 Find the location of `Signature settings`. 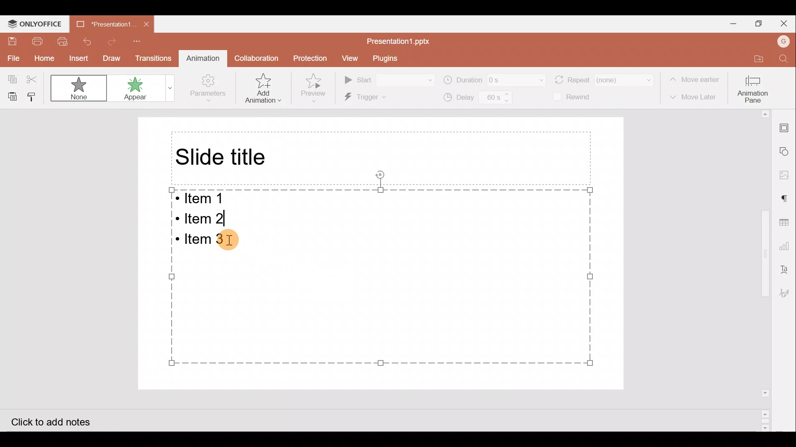

Signature settings is located at coordinates (788, 296).